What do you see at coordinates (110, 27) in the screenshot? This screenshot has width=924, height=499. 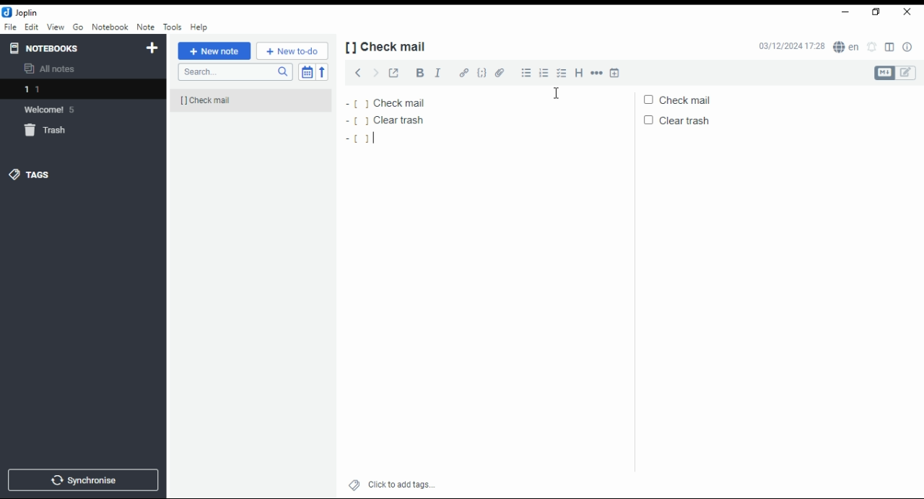 I see `notebook` at bounding box center [110, 27].